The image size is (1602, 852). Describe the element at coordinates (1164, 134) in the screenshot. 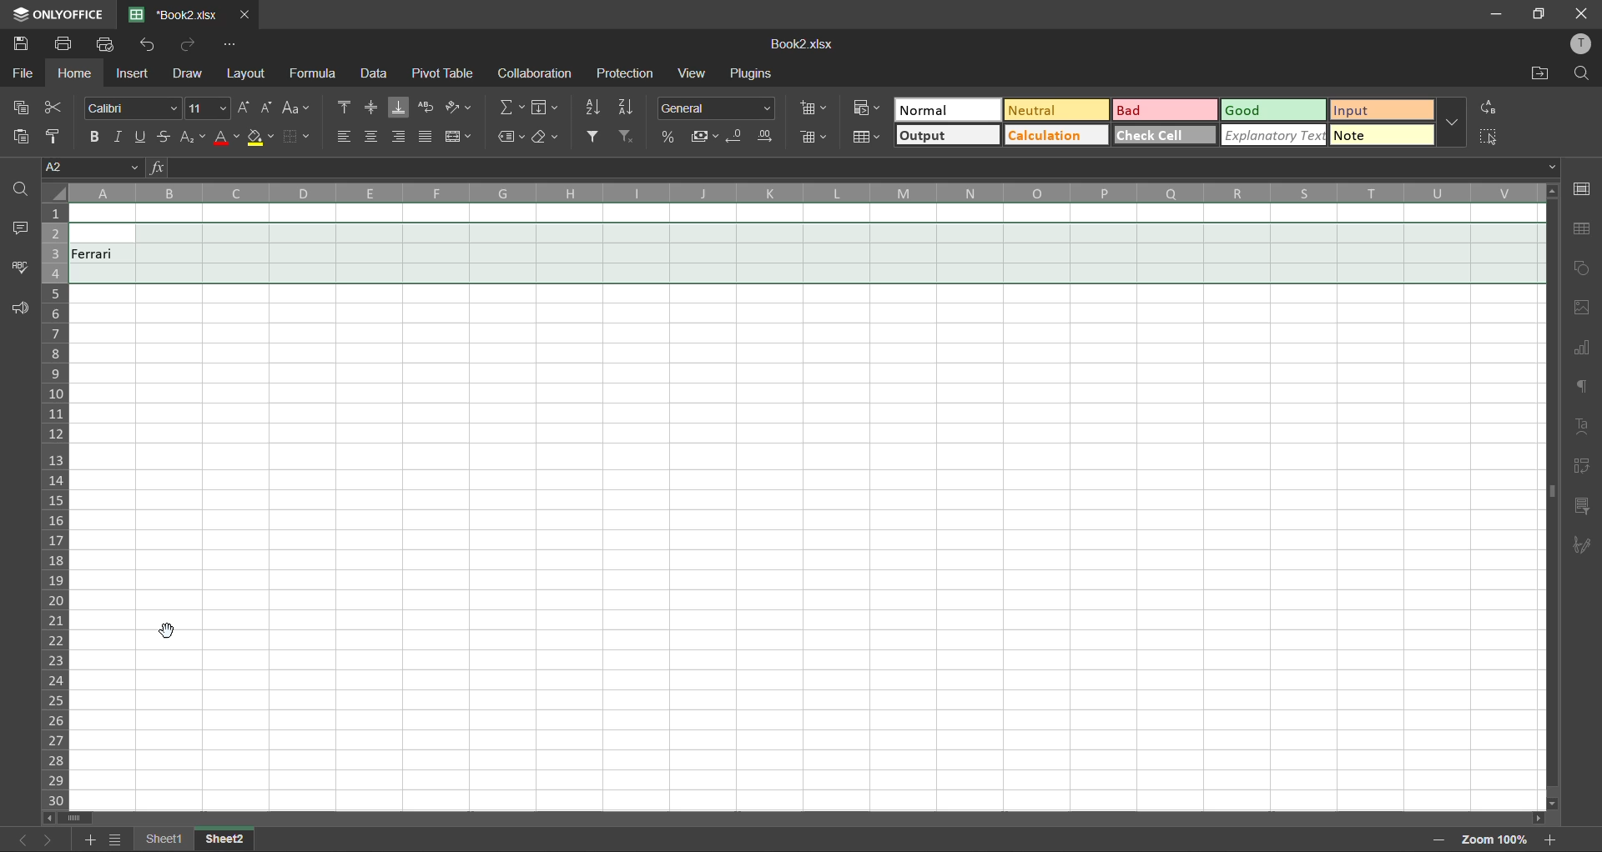

I see `check cell` at that location.